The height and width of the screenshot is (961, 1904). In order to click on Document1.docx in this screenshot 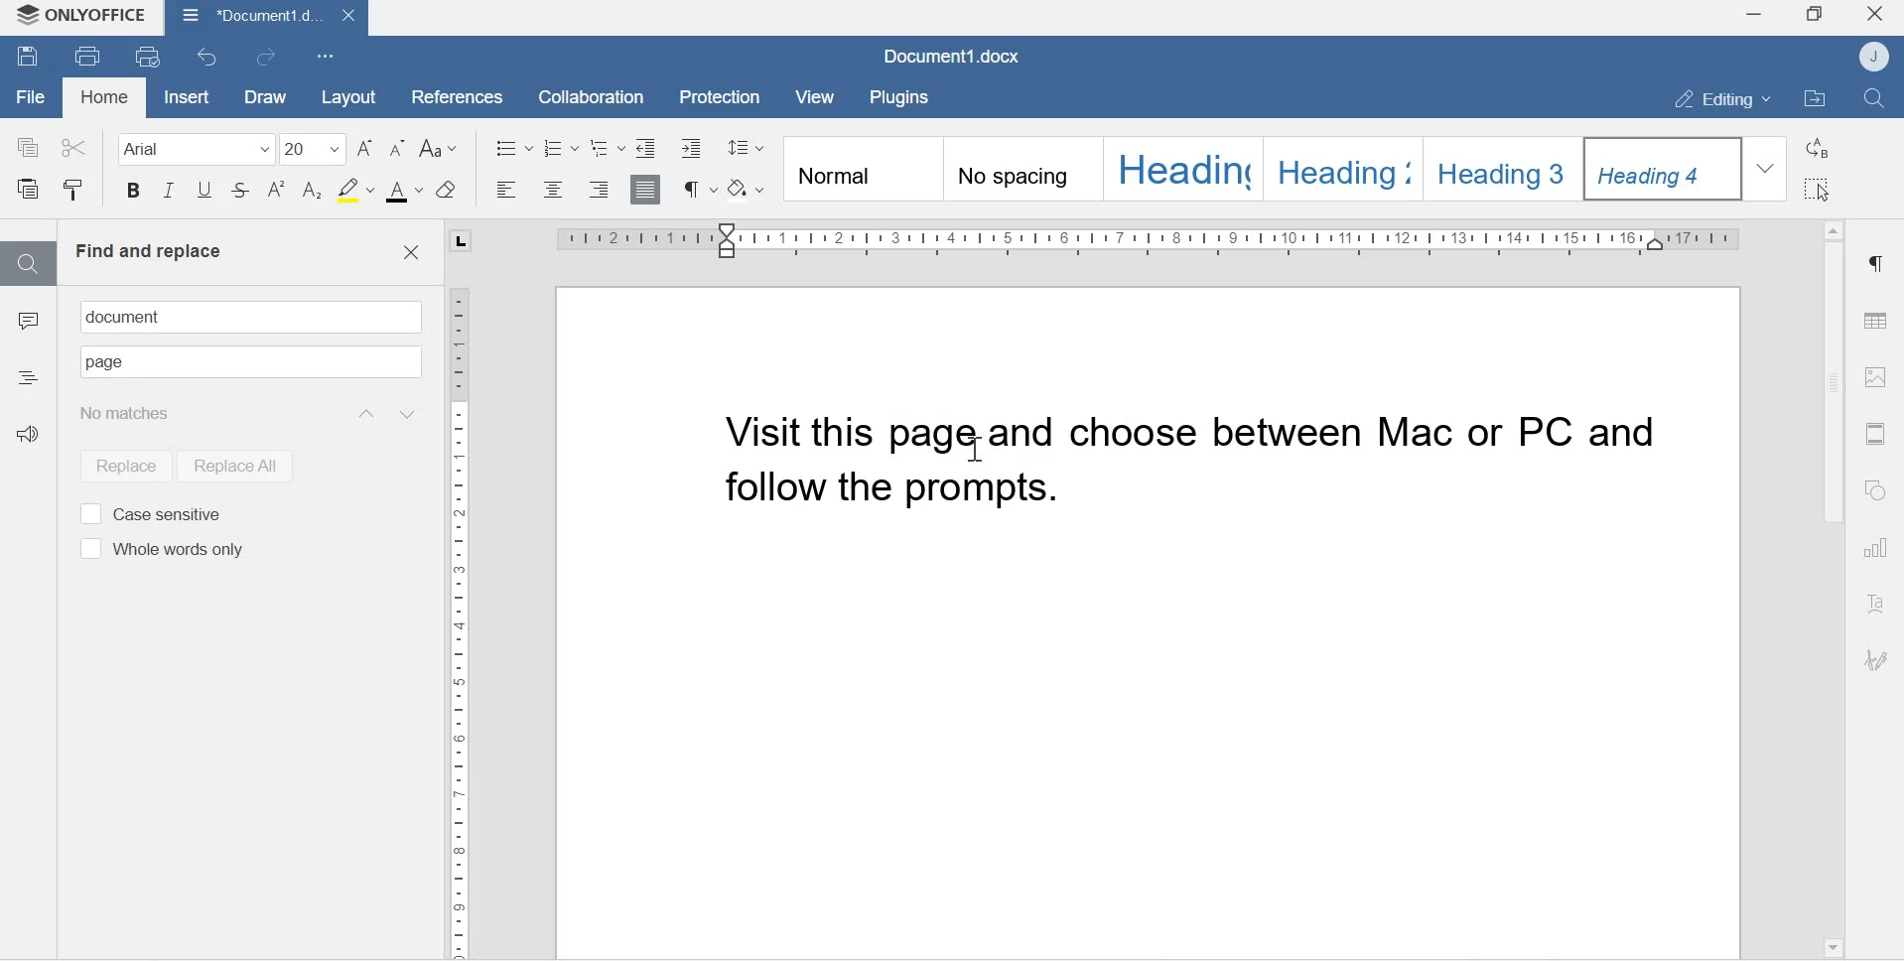, I will do `click(956, 58)`.